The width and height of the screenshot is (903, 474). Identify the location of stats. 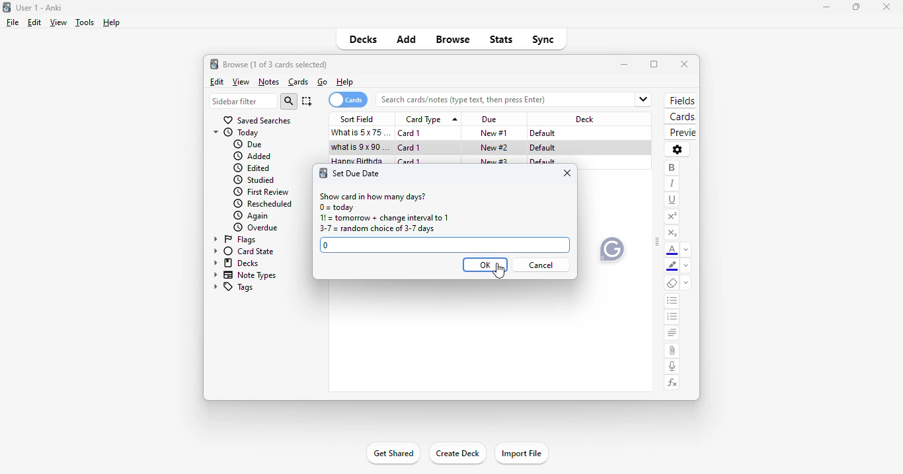
(501, 40).